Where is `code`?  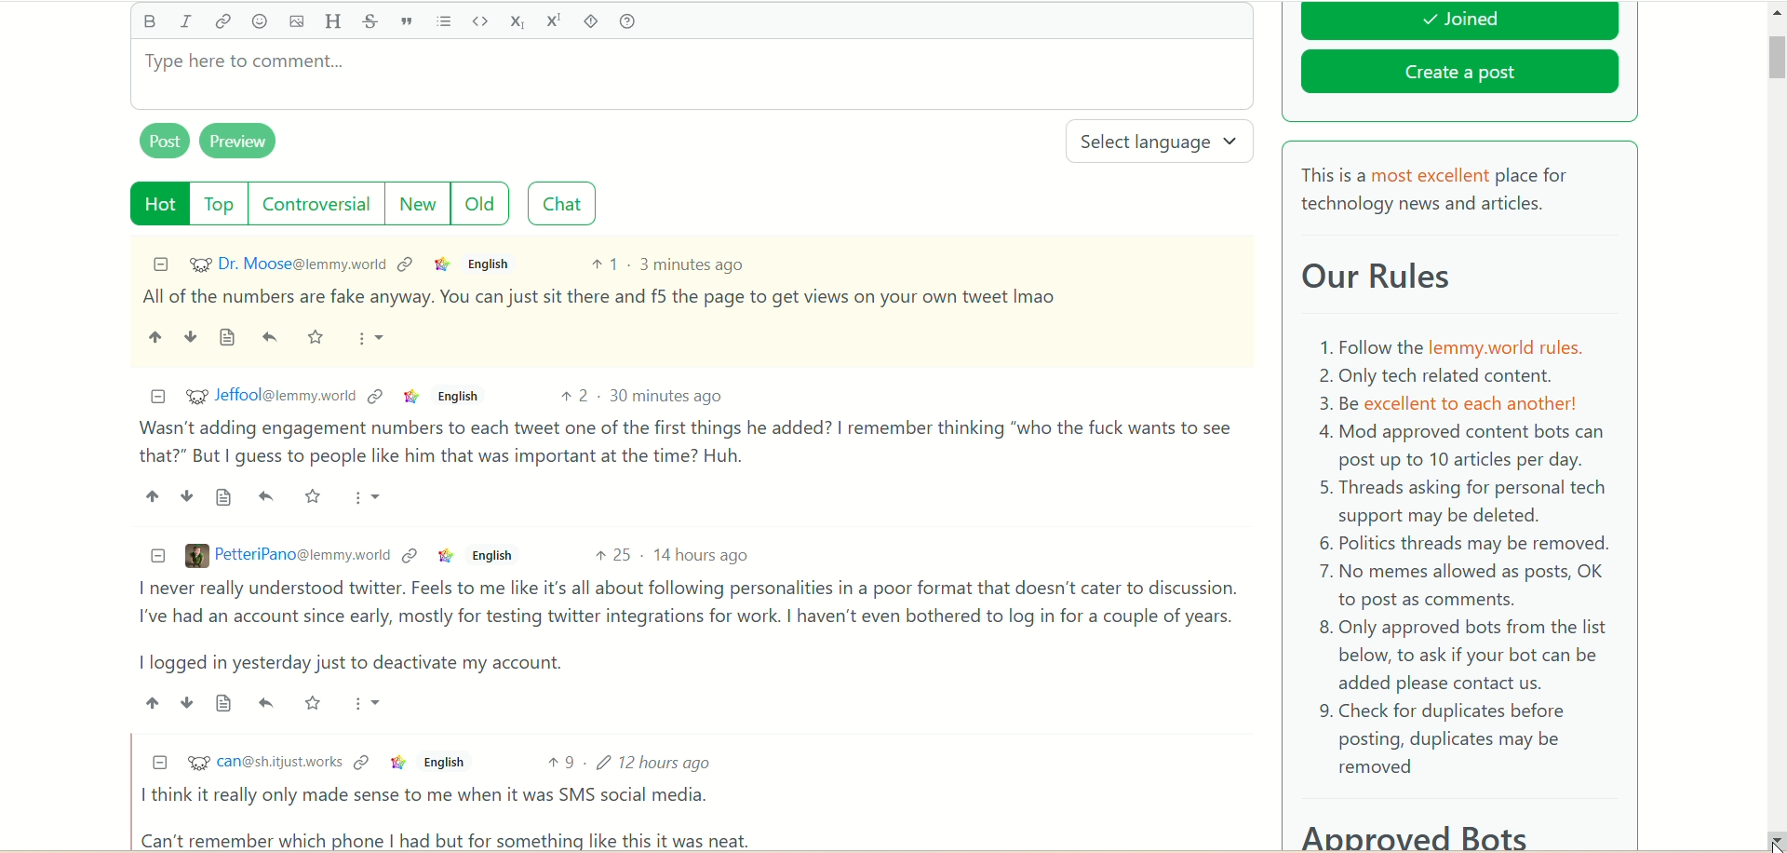 code is located at coordinates (479, 20).